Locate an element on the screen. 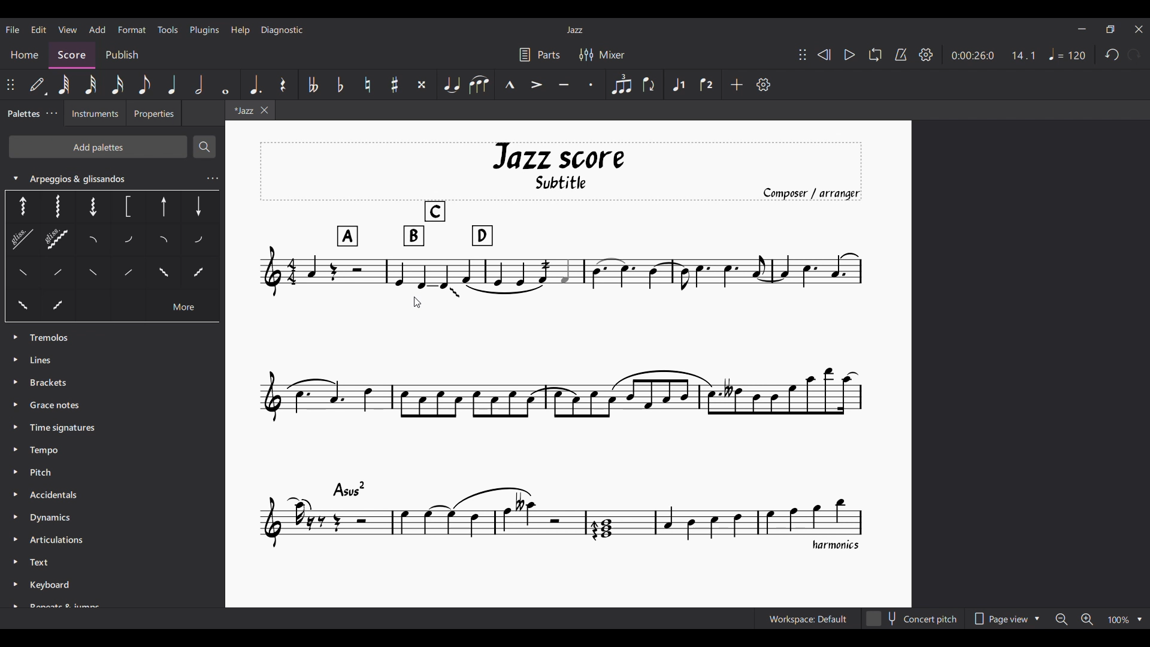 The width and height of the screenshot is (1150, 647). Toggle double flat is located at coordinates (313, 84).